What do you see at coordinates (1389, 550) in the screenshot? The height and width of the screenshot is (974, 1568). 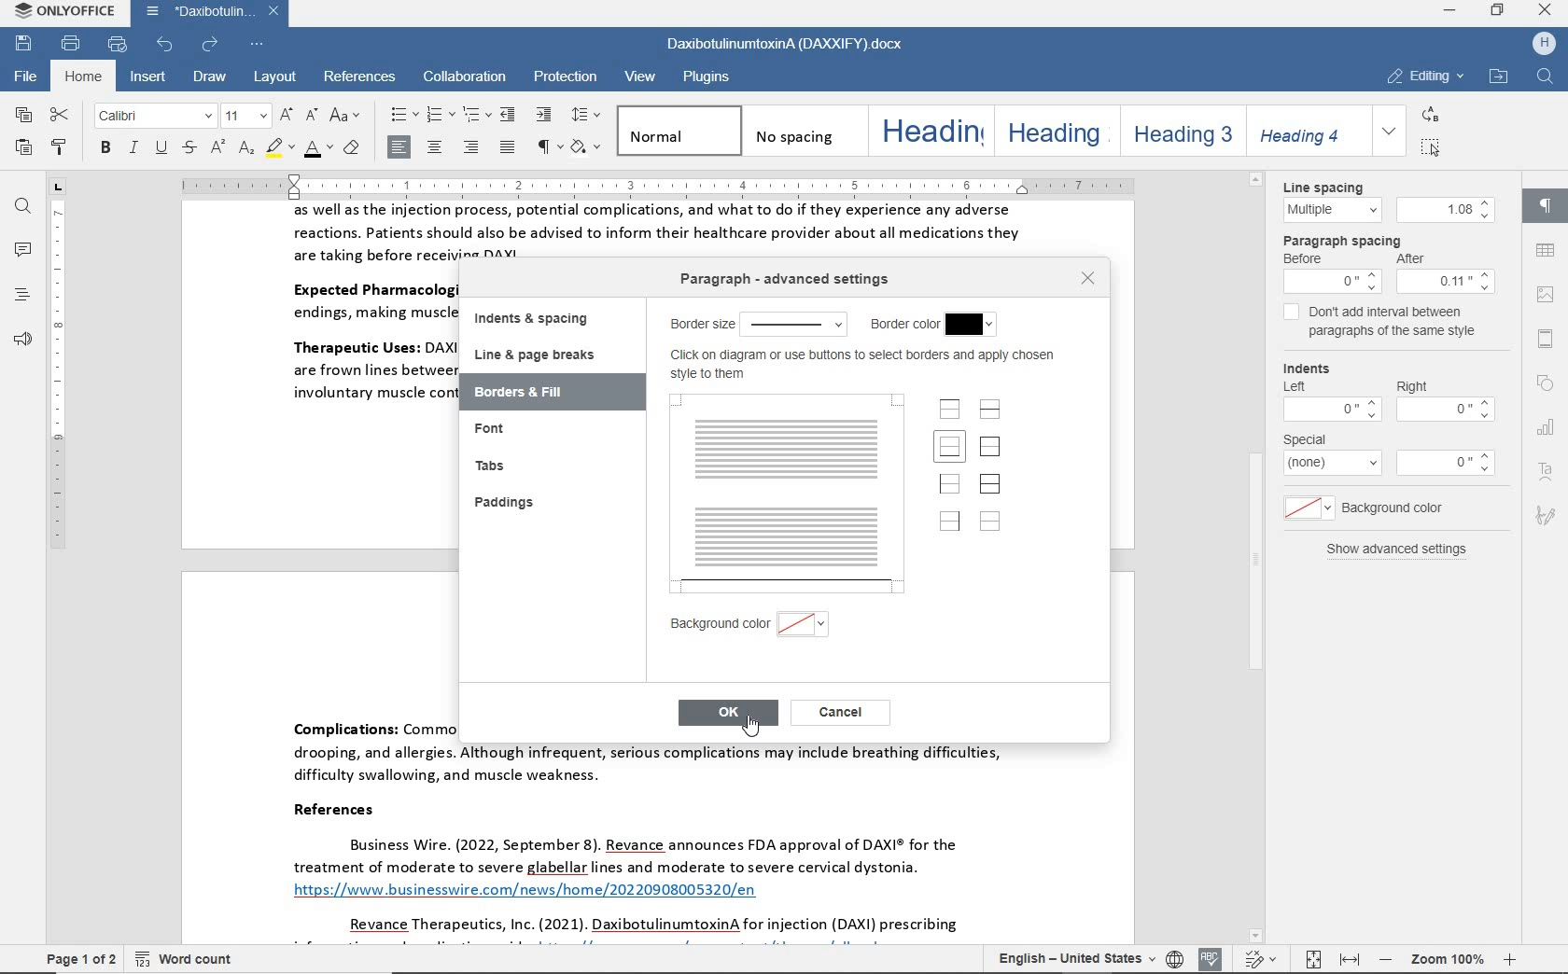 I see `show advanced settings` at bounding box center [1389, 550].